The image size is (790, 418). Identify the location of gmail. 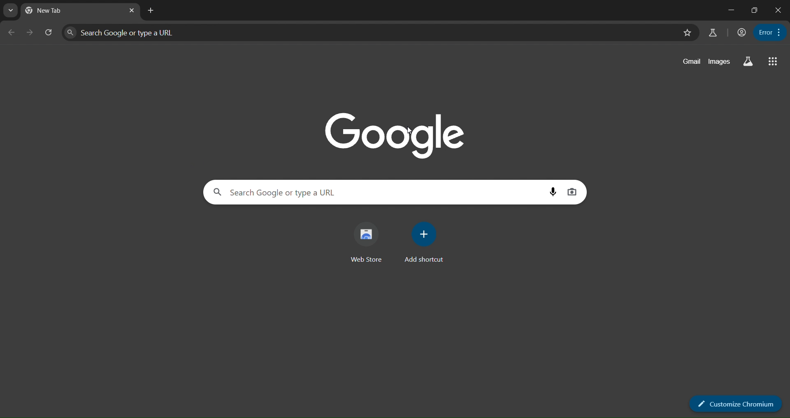
(691, 61).